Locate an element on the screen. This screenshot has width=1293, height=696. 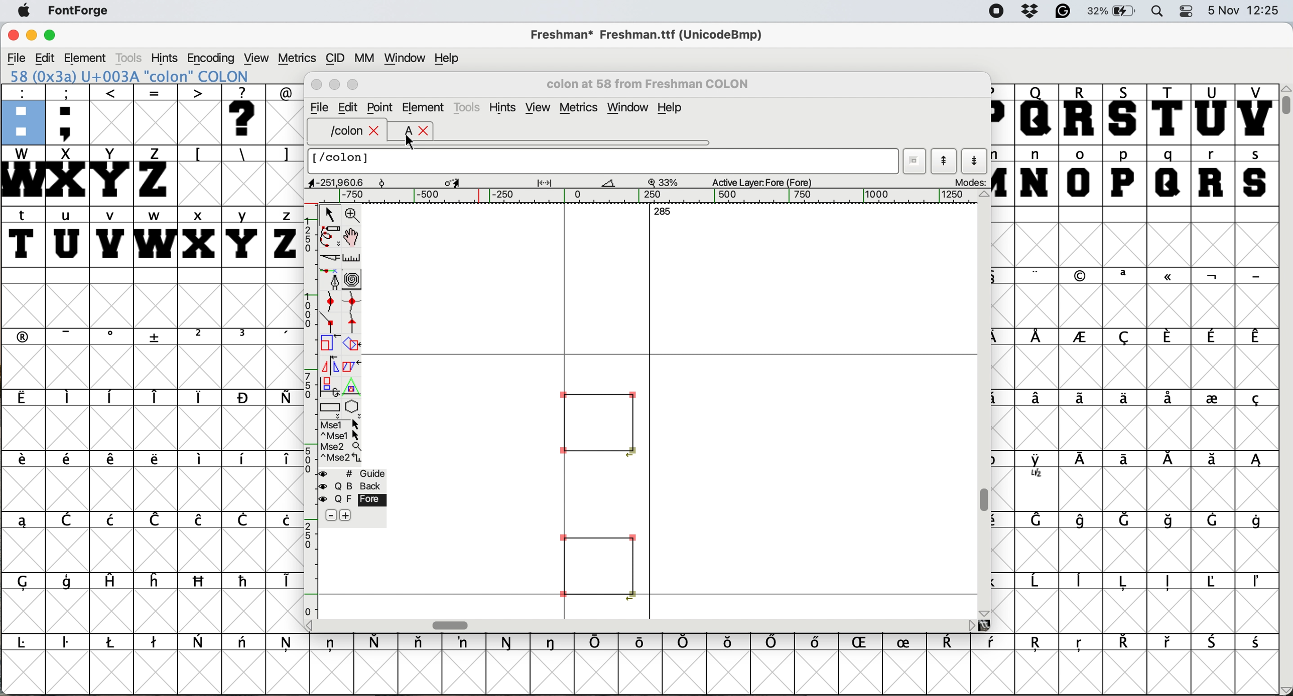
symbol is located at coordinates (1255, 462).